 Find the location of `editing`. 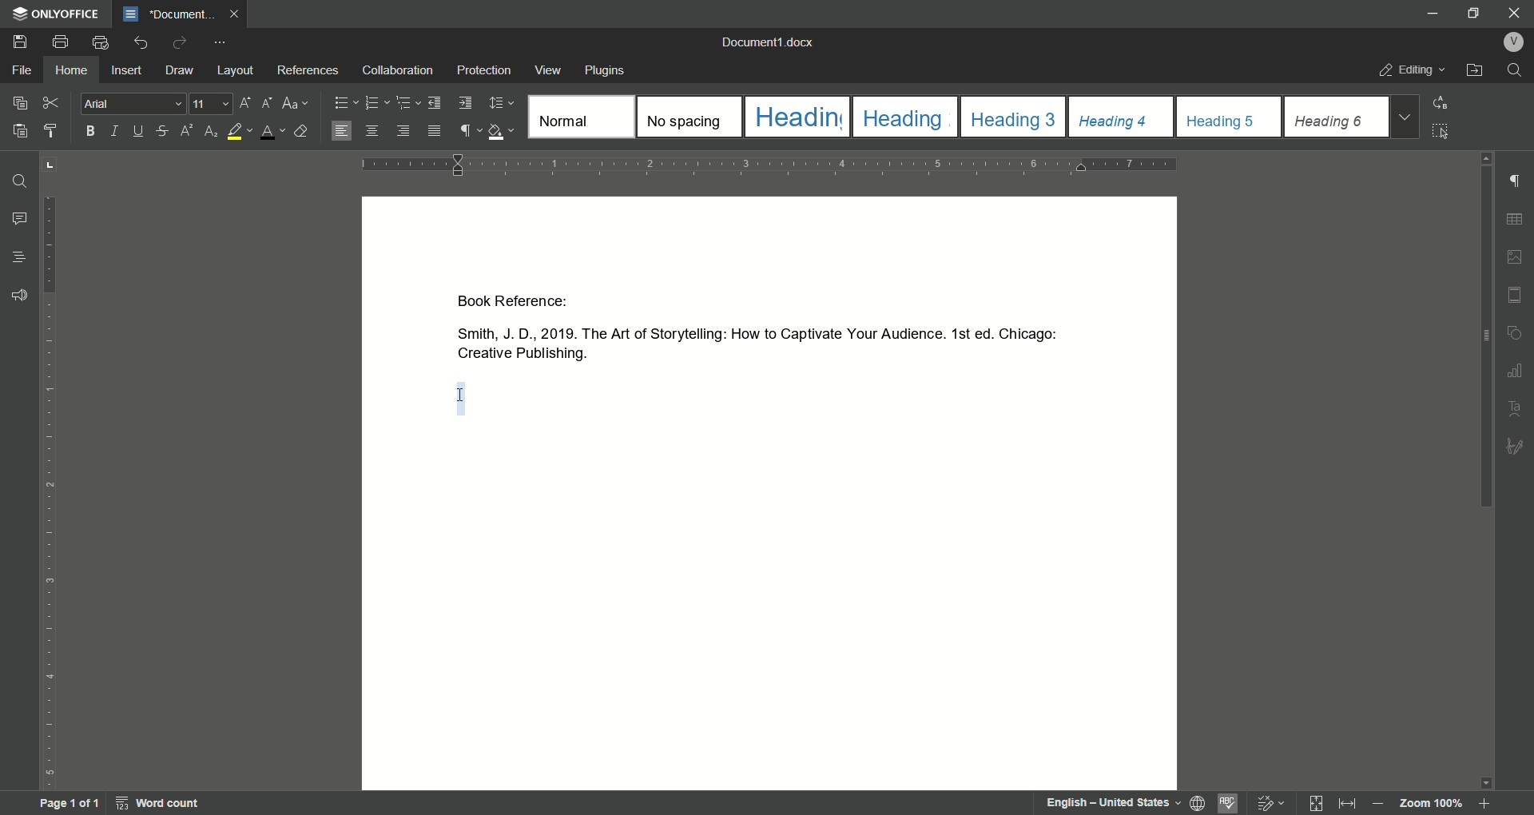

editing is located at coordinates (1412, 69).